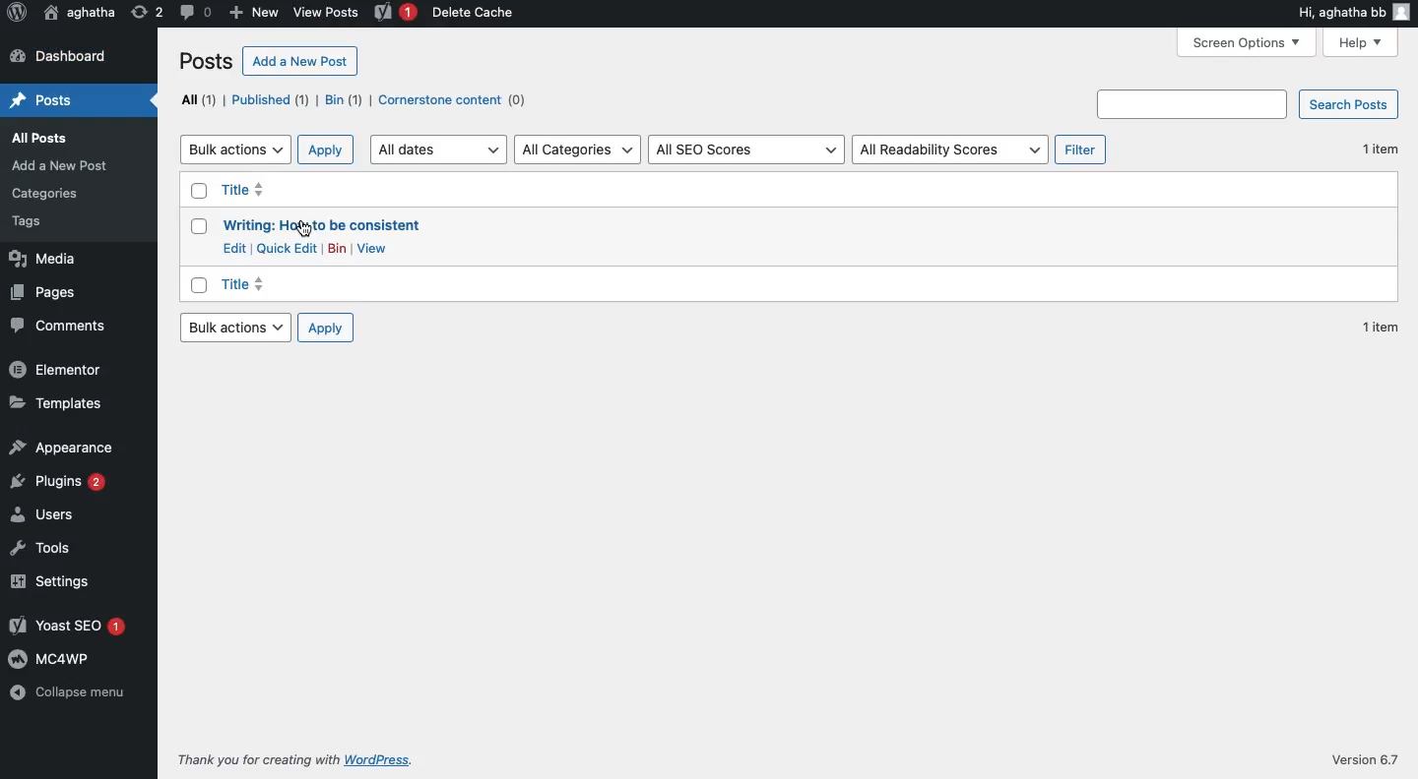 The image size is (1418, 779). What do you see at coordinates (374, 248) in the screenshot?
I see `View` at bounding box center [374, 248].